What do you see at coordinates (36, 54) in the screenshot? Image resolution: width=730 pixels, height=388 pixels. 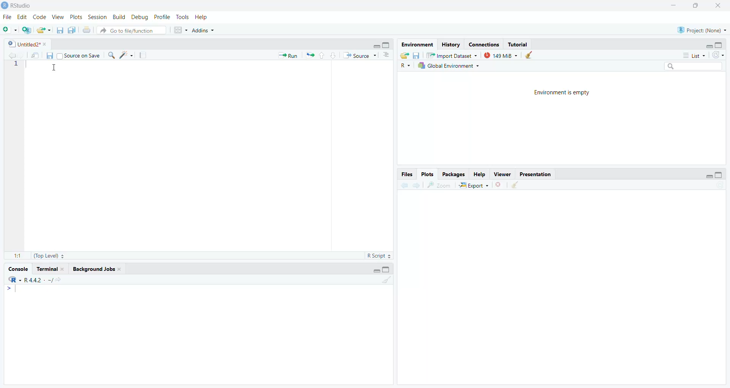 I see `Show in new window` at bounding box center [36, 54].